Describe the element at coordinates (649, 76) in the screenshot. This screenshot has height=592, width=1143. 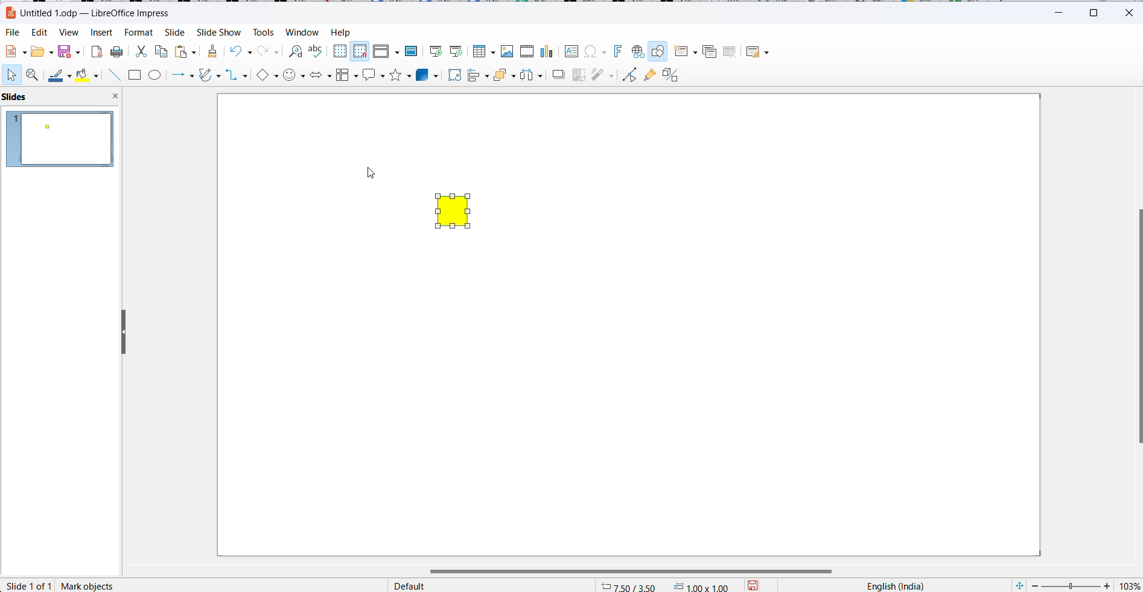
I see `show glue point function` at that location.